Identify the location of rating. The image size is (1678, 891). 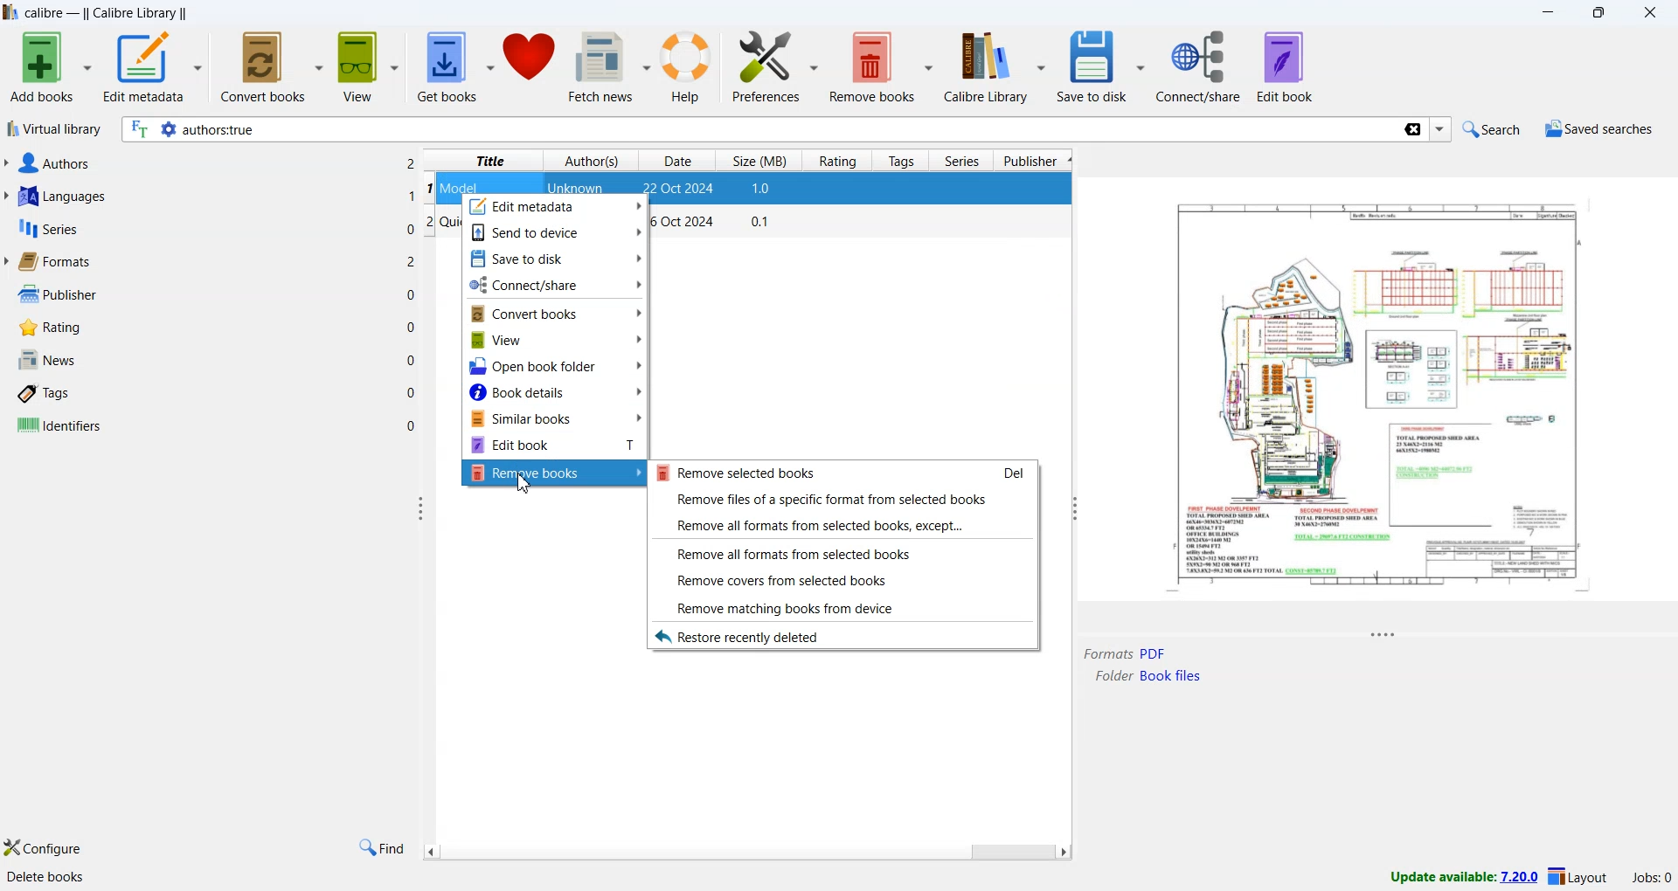
(46, 328).